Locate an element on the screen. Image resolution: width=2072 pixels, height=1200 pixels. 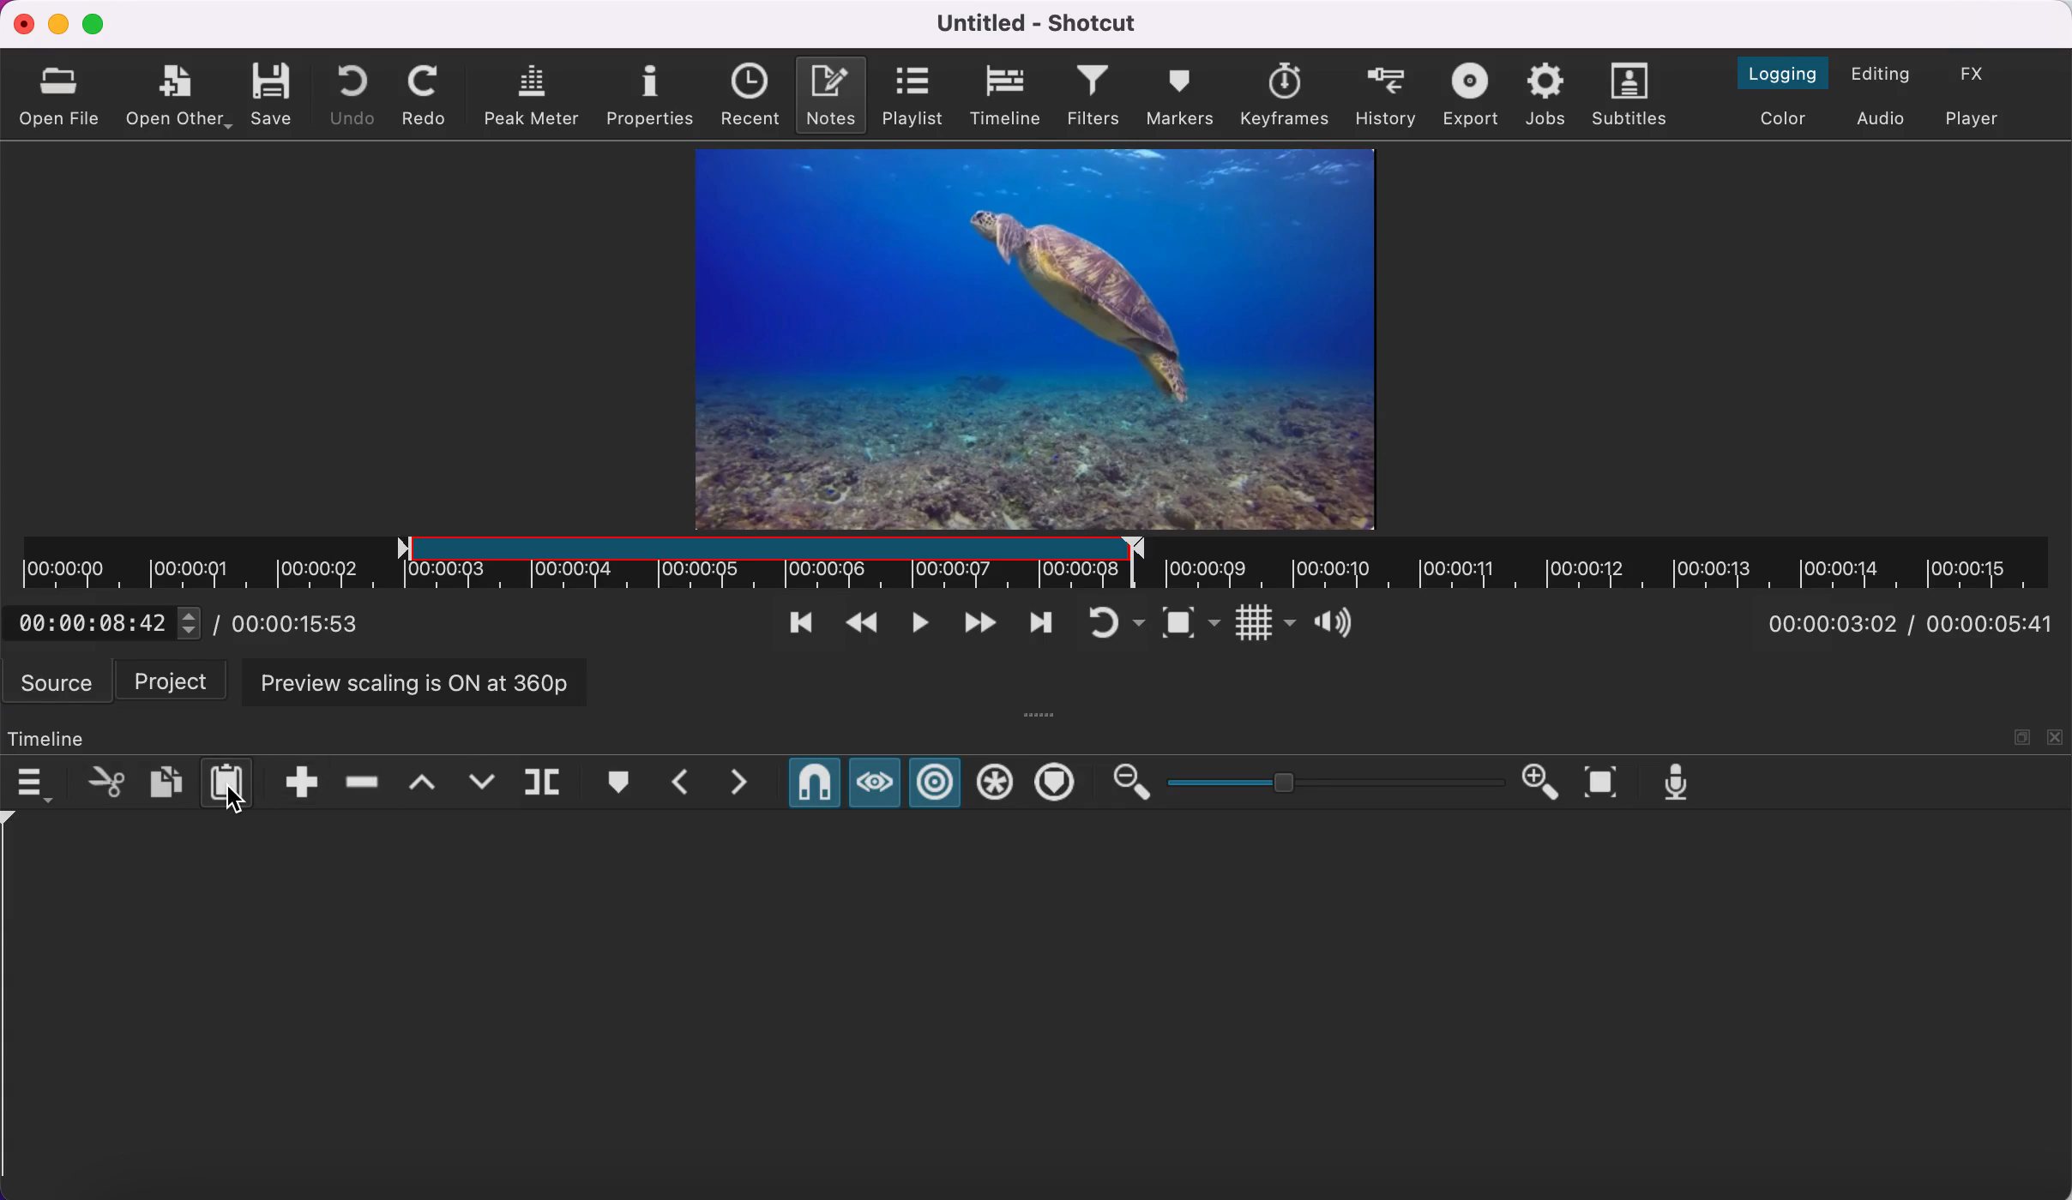
maximize is located at coordinates (99, 25).